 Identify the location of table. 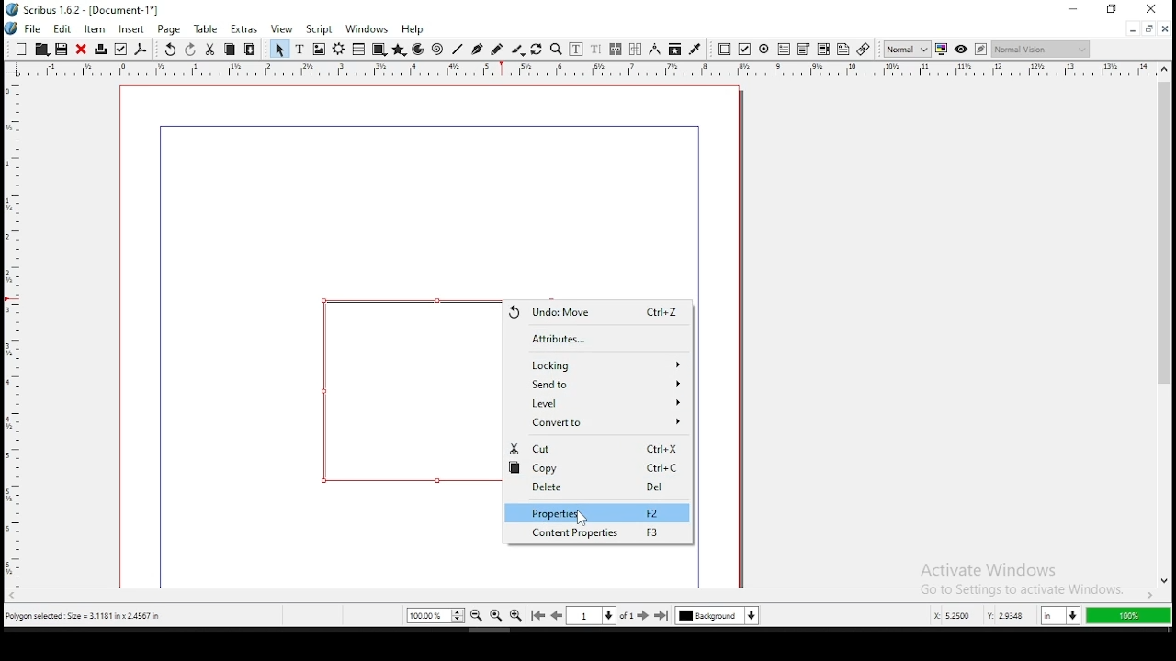
(358, 49).